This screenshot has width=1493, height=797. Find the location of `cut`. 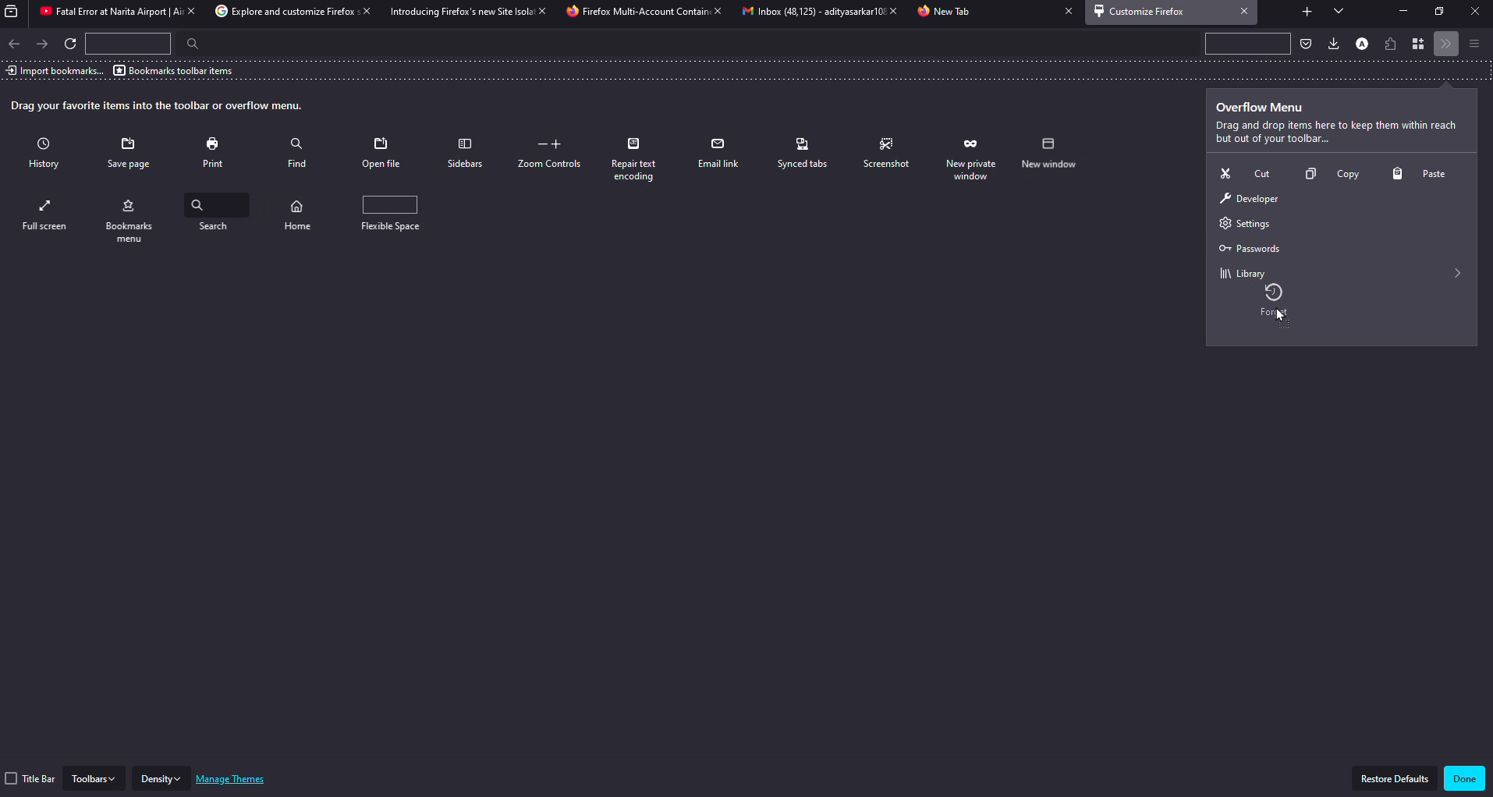

cut is located at coordinates (1242, 172).